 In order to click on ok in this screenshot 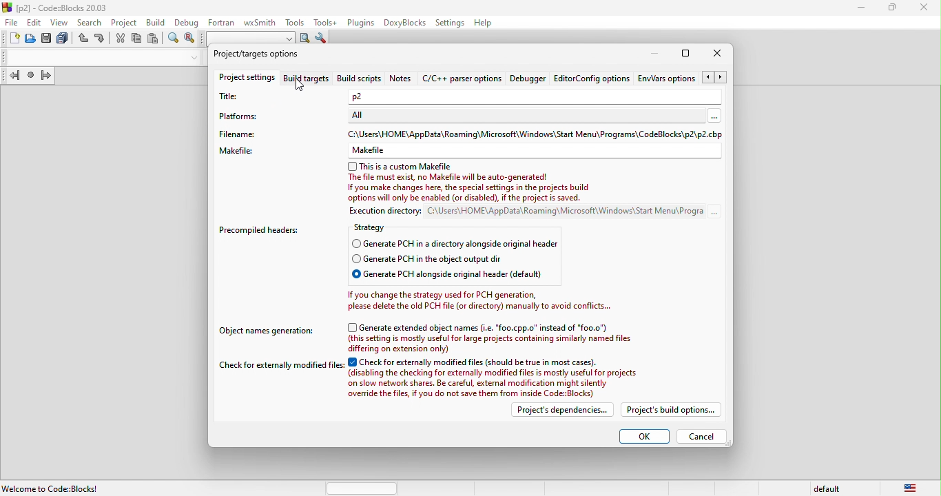, I will do `click(643, 436)`.